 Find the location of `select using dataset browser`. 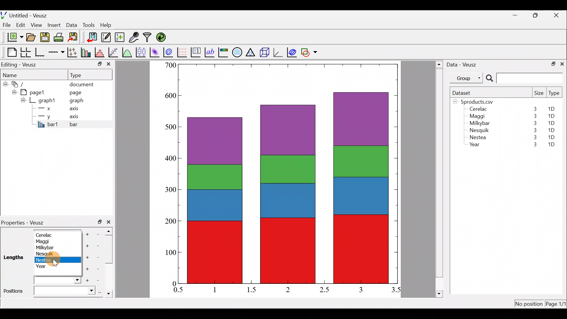

select using dataset browser is located at coordinates (101, 292).